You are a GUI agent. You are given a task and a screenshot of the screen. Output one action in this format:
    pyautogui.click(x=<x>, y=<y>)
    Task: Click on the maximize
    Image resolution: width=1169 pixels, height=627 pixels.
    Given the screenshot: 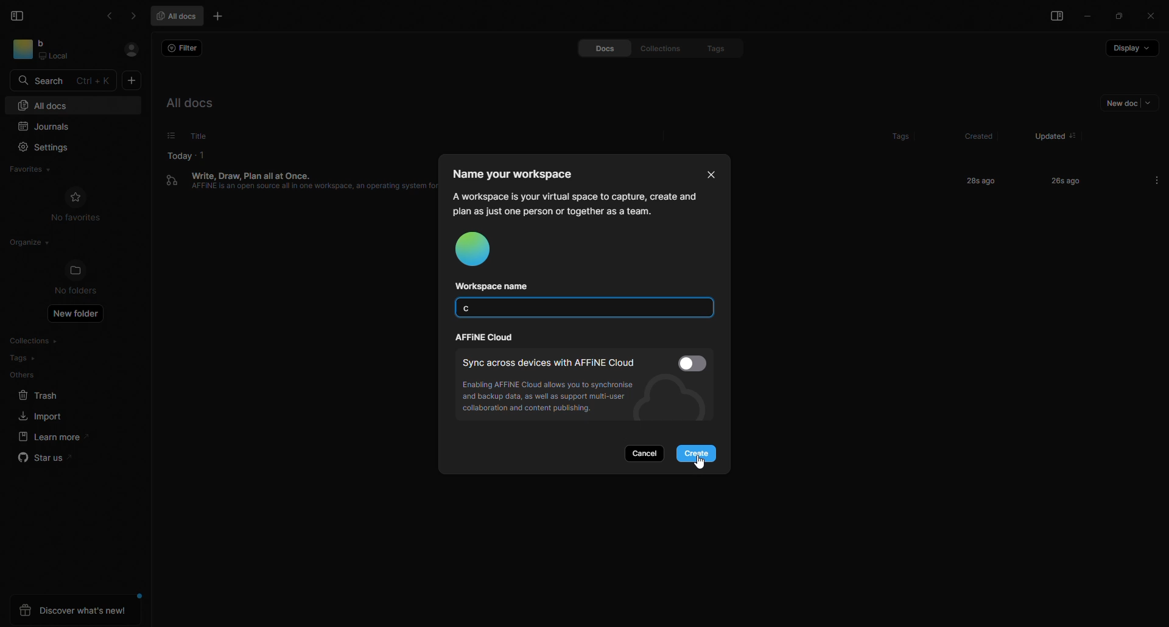 What is the action you would take?
    pyautogui.click(x=1120, y=16)
    